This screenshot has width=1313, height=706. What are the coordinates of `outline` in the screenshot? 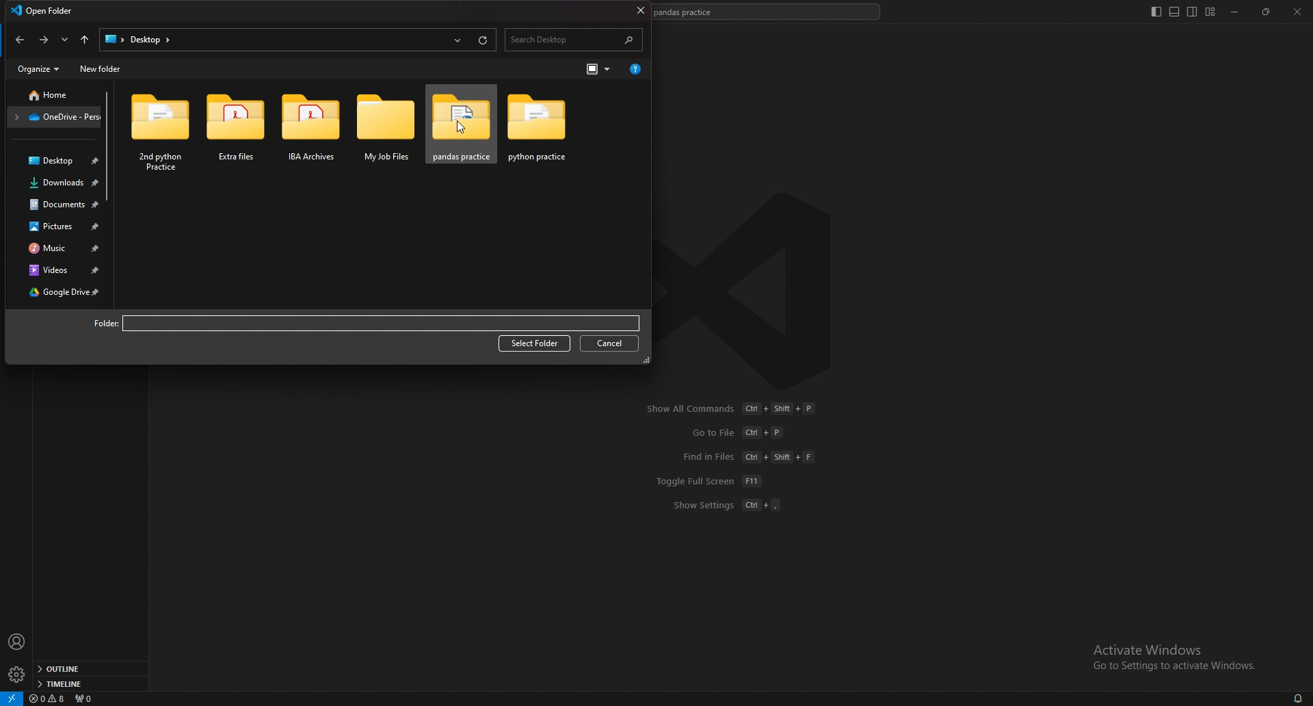 It's located at (88, 669).